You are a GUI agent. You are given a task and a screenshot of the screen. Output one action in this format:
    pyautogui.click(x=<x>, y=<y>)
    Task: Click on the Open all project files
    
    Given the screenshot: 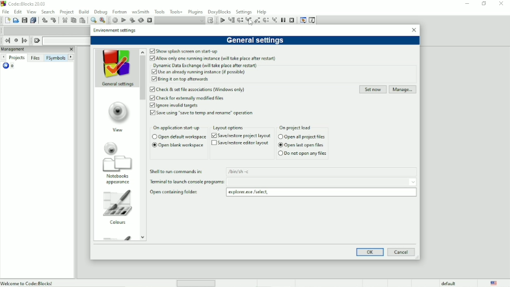 What is the action you would take?
    pyautogui.click(x=301, y=136)
    